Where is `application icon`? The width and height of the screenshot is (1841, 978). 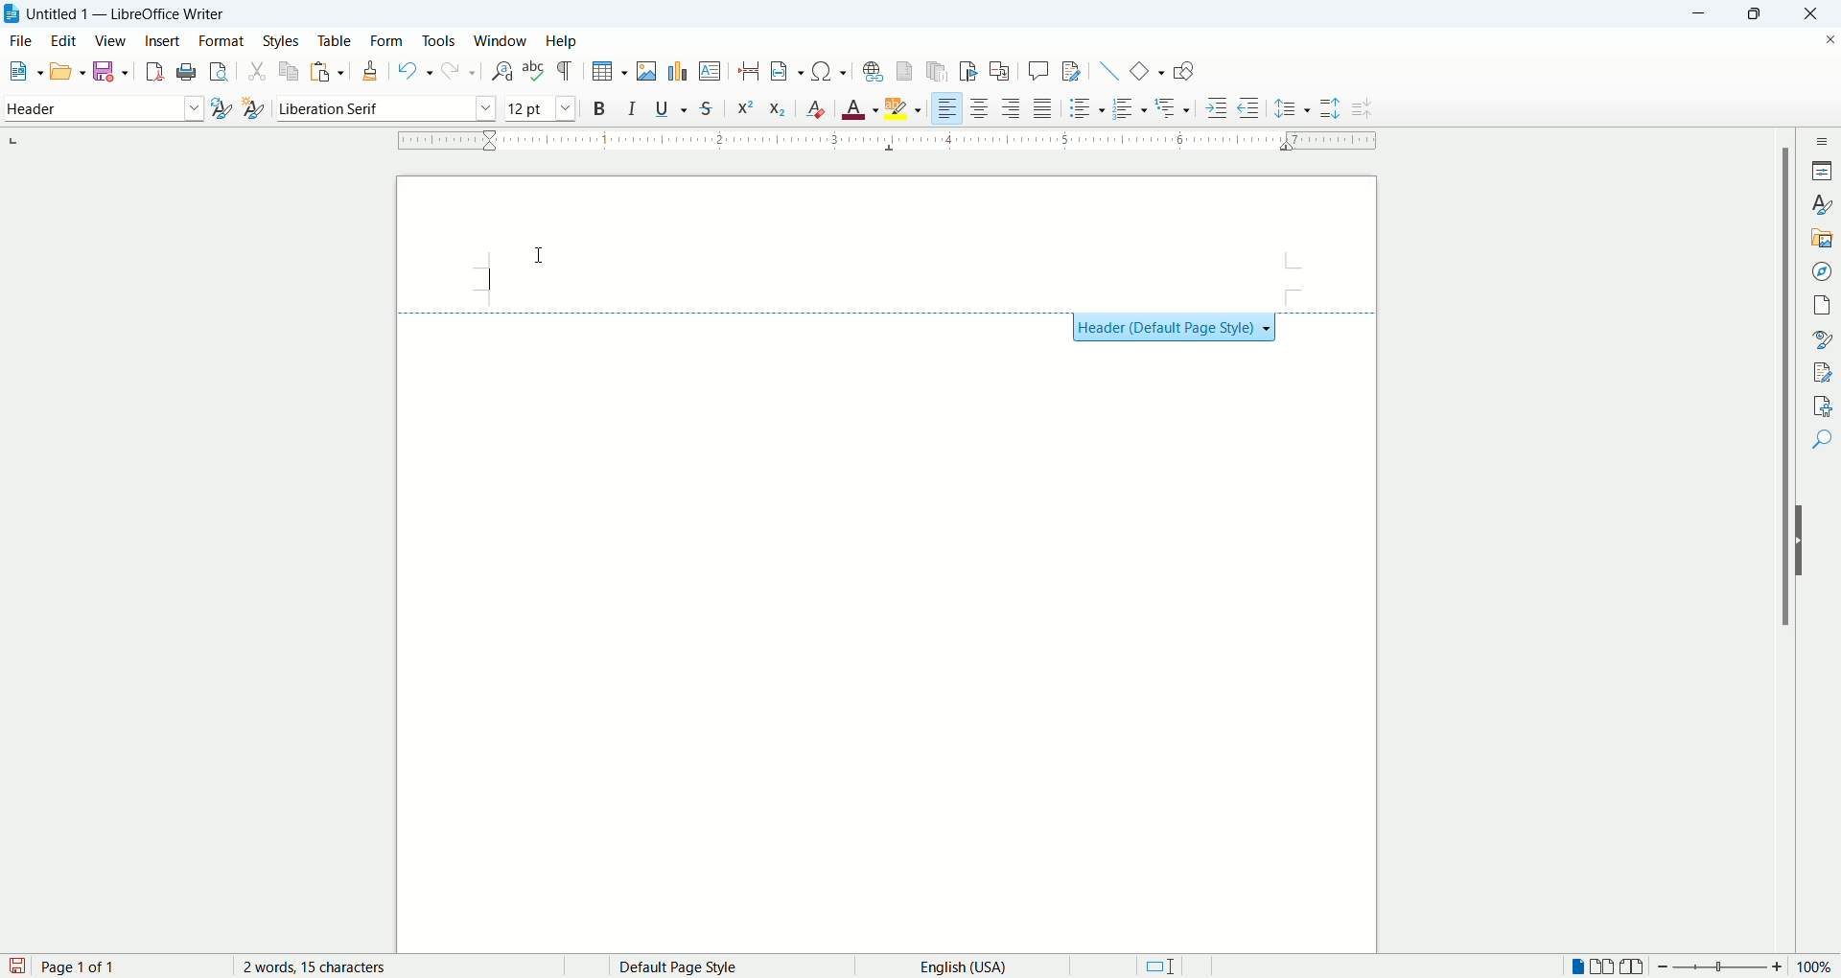
application icon is located at coordinates (13, 13).